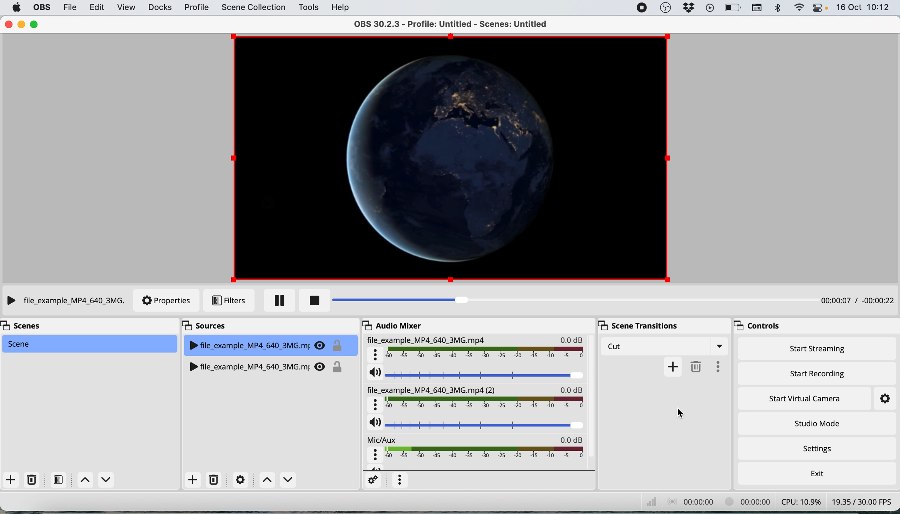 The height and width of the screenshot is (514, 900). What do you see at coordinates (127, 8) in the screenshot?
I see `view` at bounding box center [127, 8].